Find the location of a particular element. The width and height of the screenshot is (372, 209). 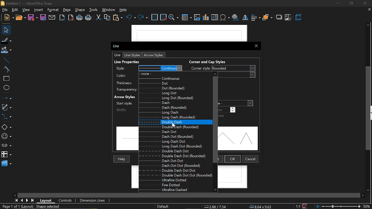

Double dash (Rounded) is located at coordinates (174, 127).